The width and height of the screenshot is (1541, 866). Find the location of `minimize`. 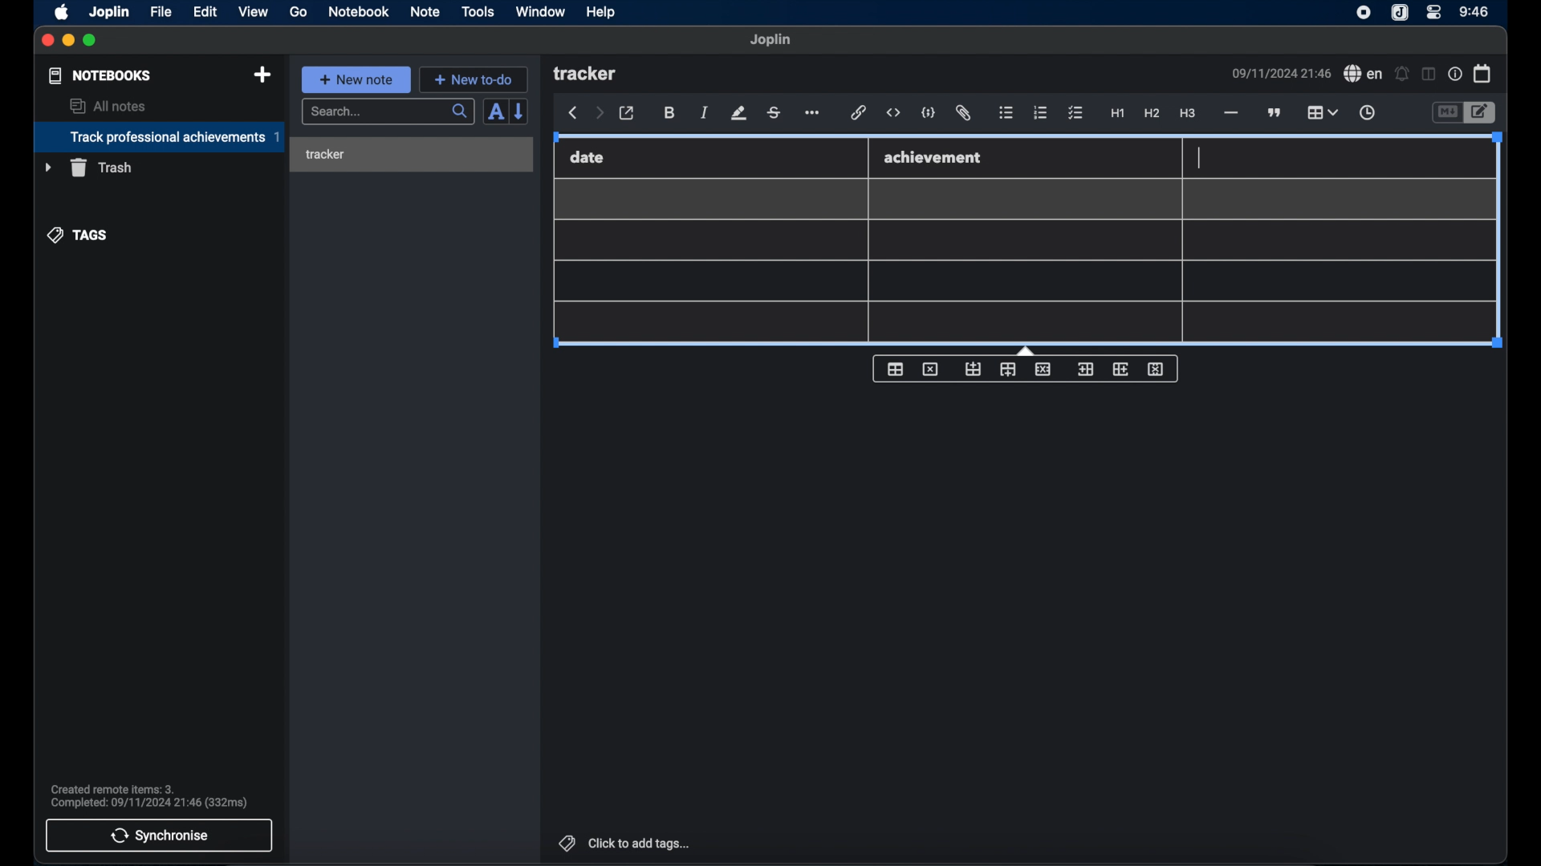

minimize is located at coordinates (69, 41).